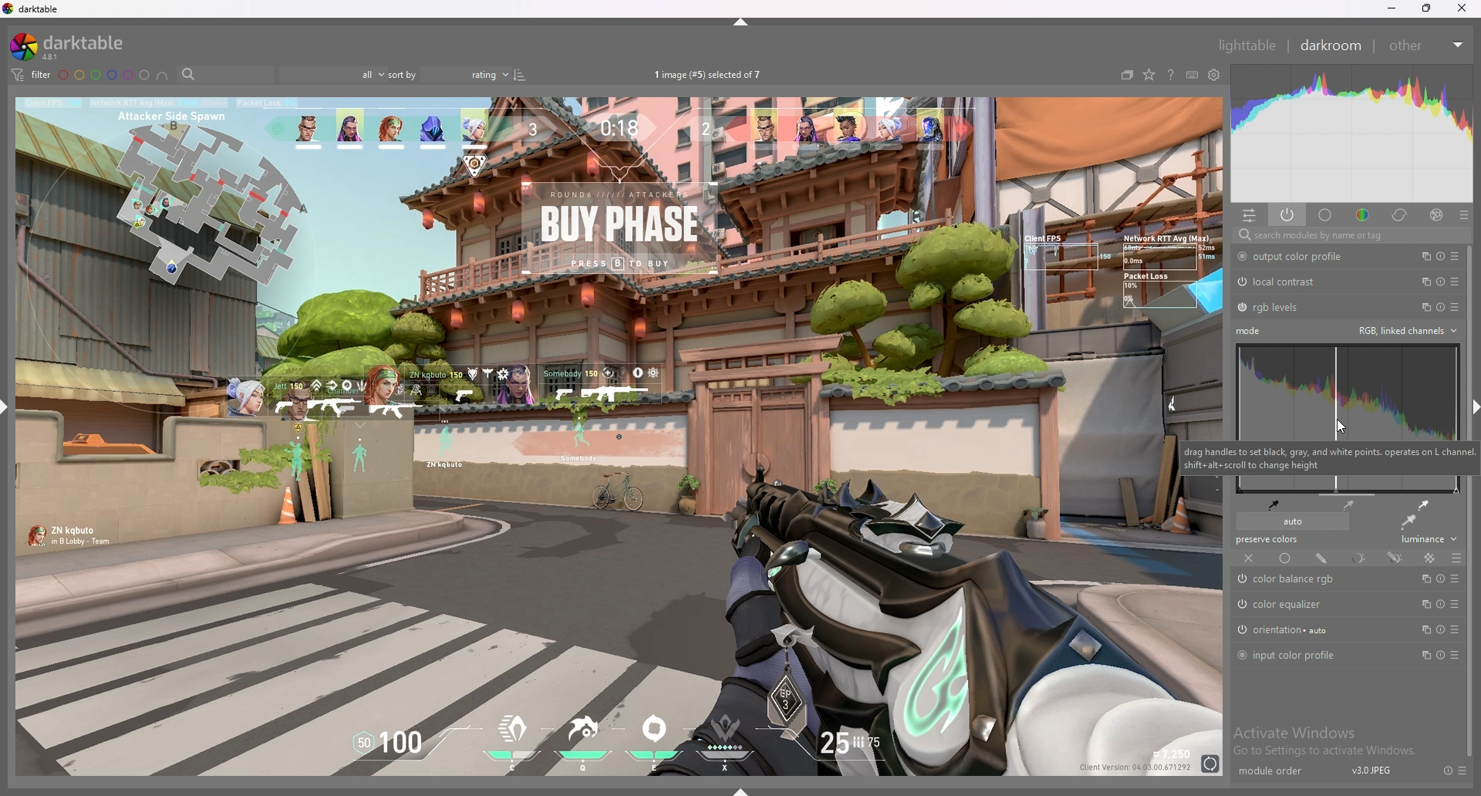  I want to click on heat map, so click(1351, 133).